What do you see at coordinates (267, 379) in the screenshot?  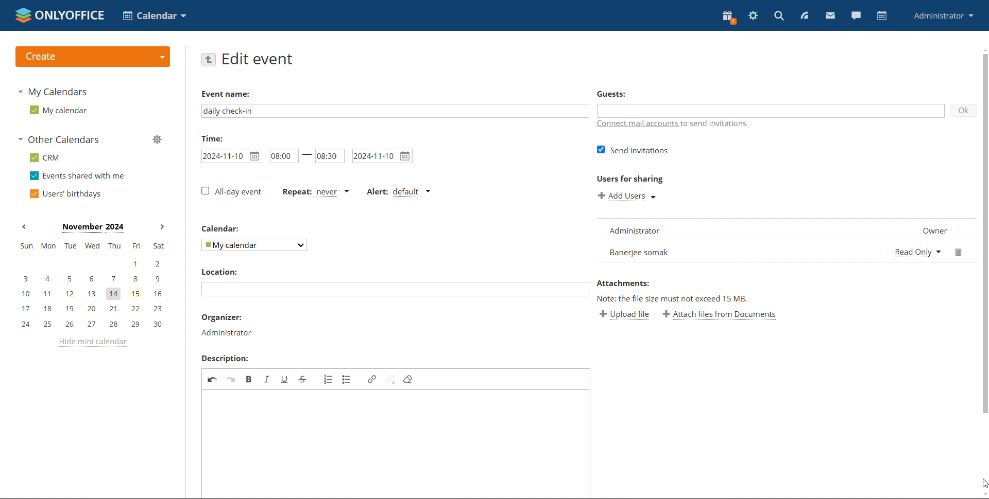 I see `italic` at bounding box center [267, 379].